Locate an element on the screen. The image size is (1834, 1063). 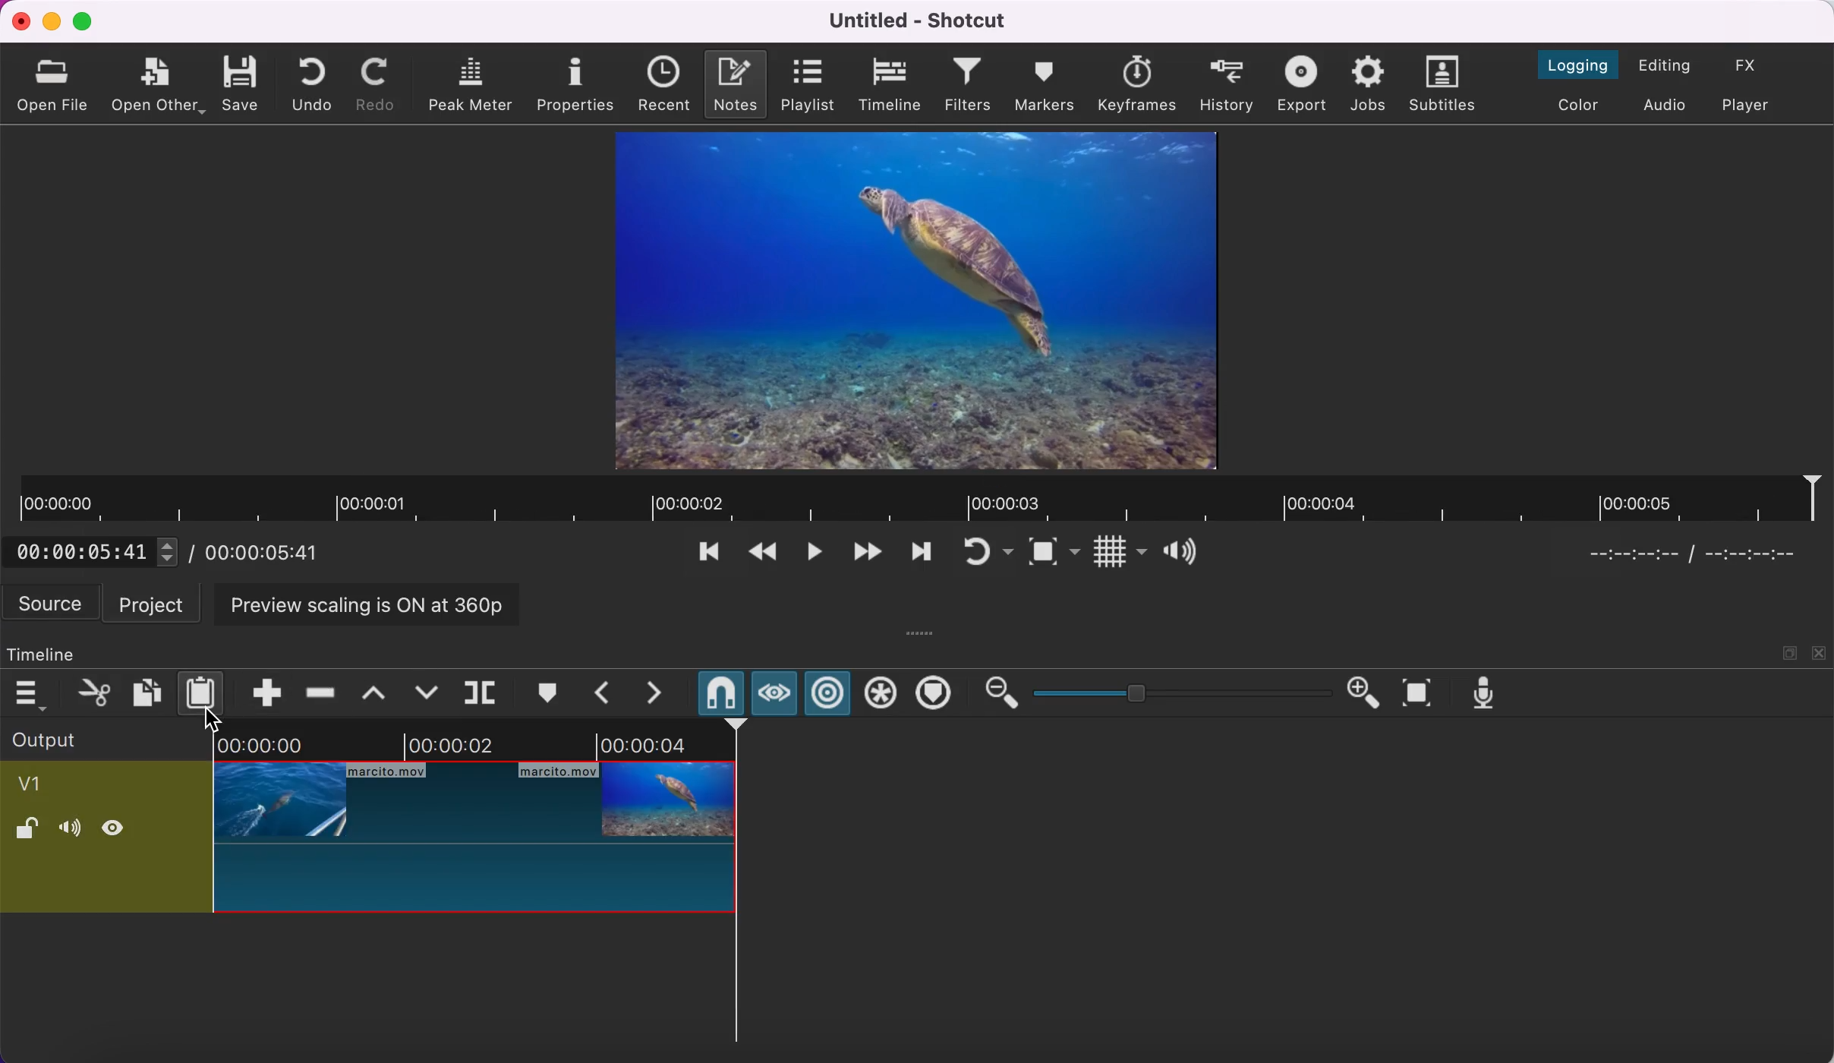
paste is located at coordinates (203, 692).